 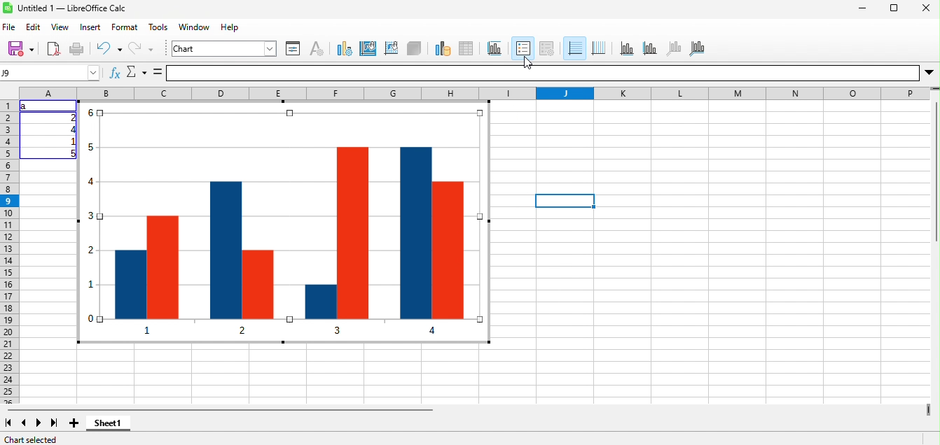 What do you see at coordinates (344, 49) in the screenshot?
I see `chart type` at bounding box center [344, 49].